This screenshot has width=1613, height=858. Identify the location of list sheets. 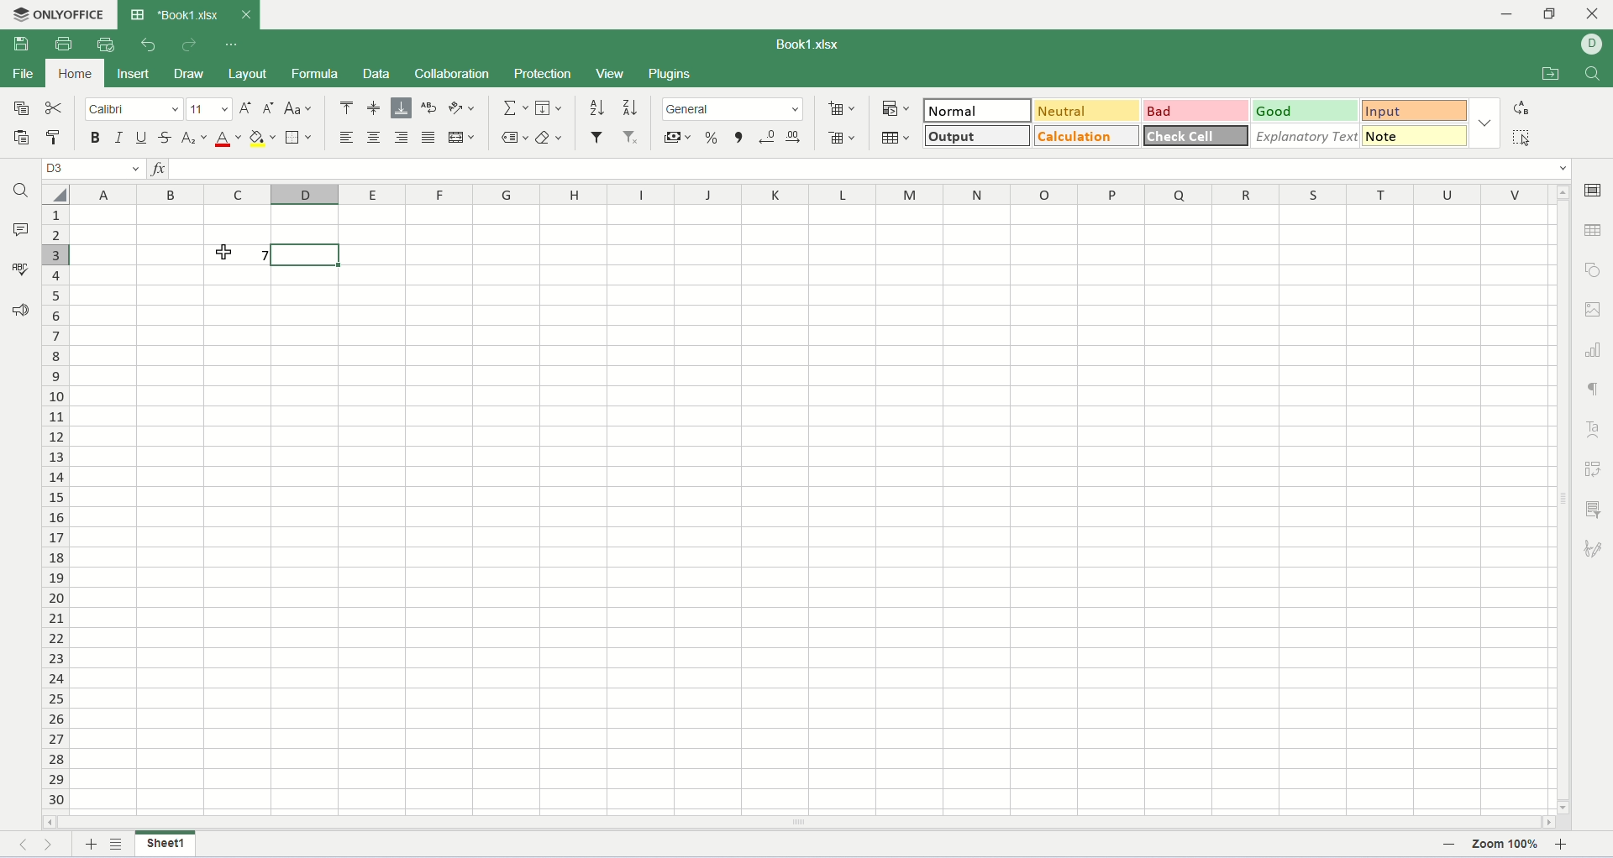
(115, 846).